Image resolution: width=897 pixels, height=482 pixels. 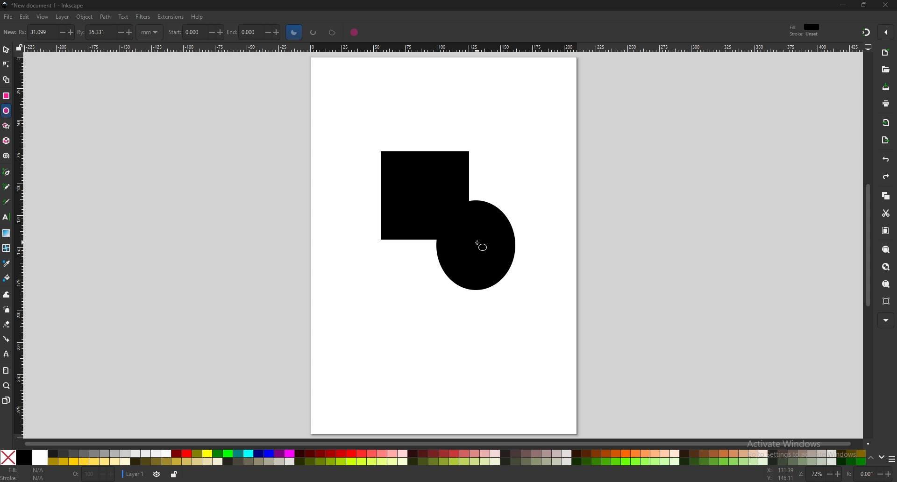 What do you see at coordinates (886, 70) in the screenshot?
I see `open` at bounding box center [886, 70].